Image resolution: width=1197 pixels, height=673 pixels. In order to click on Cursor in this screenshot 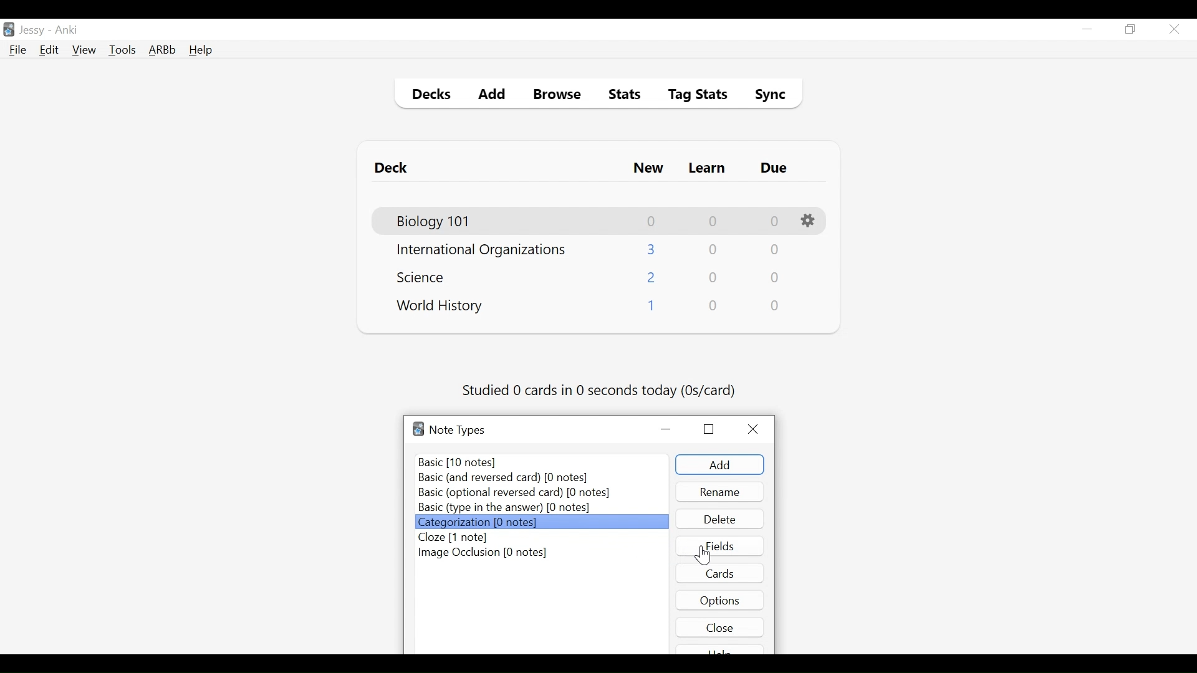, I will do `click(702, 555)`.